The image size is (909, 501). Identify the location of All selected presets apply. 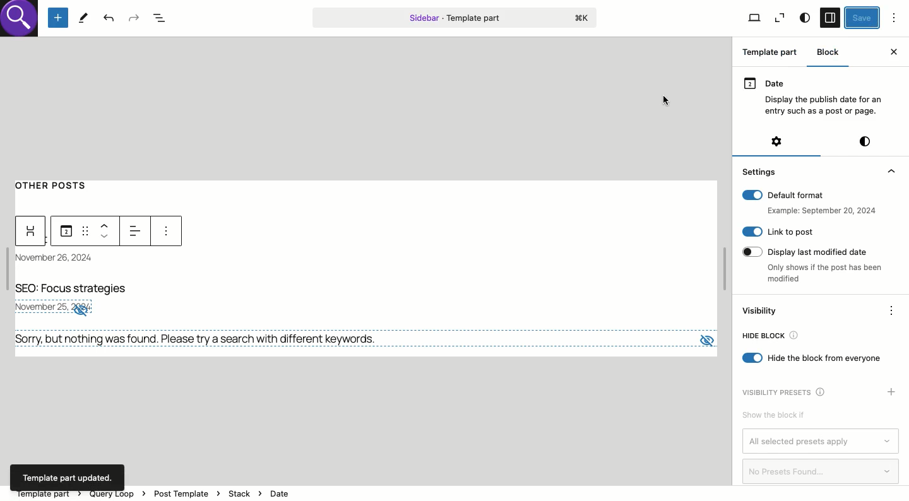
(821, 442).